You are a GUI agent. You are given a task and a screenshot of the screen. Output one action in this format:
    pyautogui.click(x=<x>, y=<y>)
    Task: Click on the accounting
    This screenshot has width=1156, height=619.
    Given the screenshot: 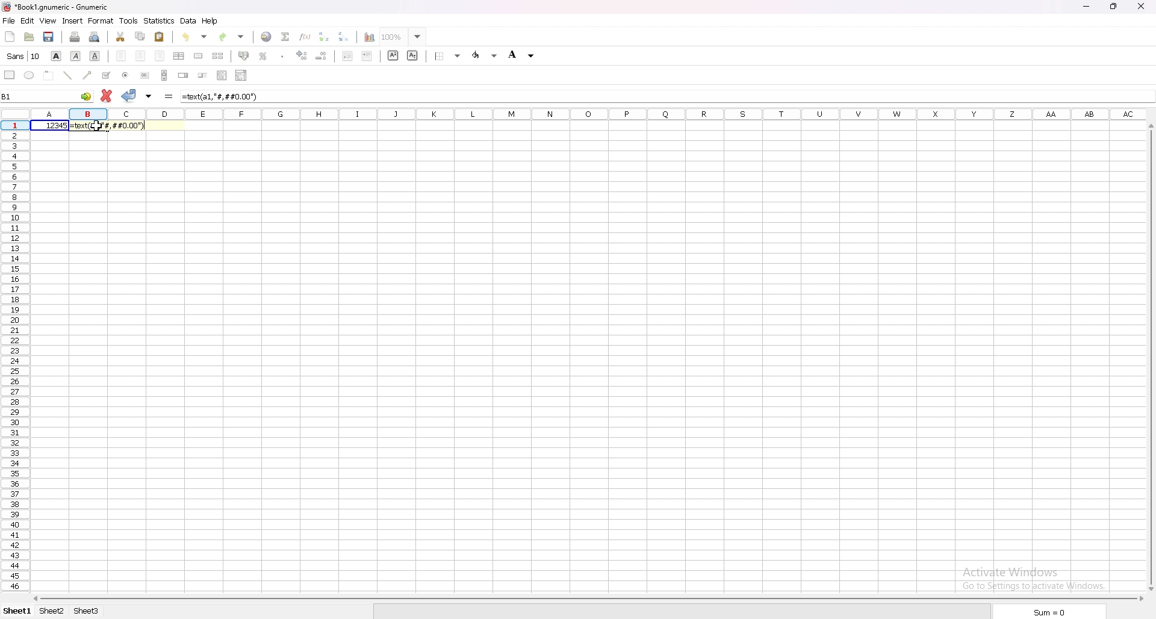 What is the action you would take?
    pyautogui.click(x=244, y=56)
    